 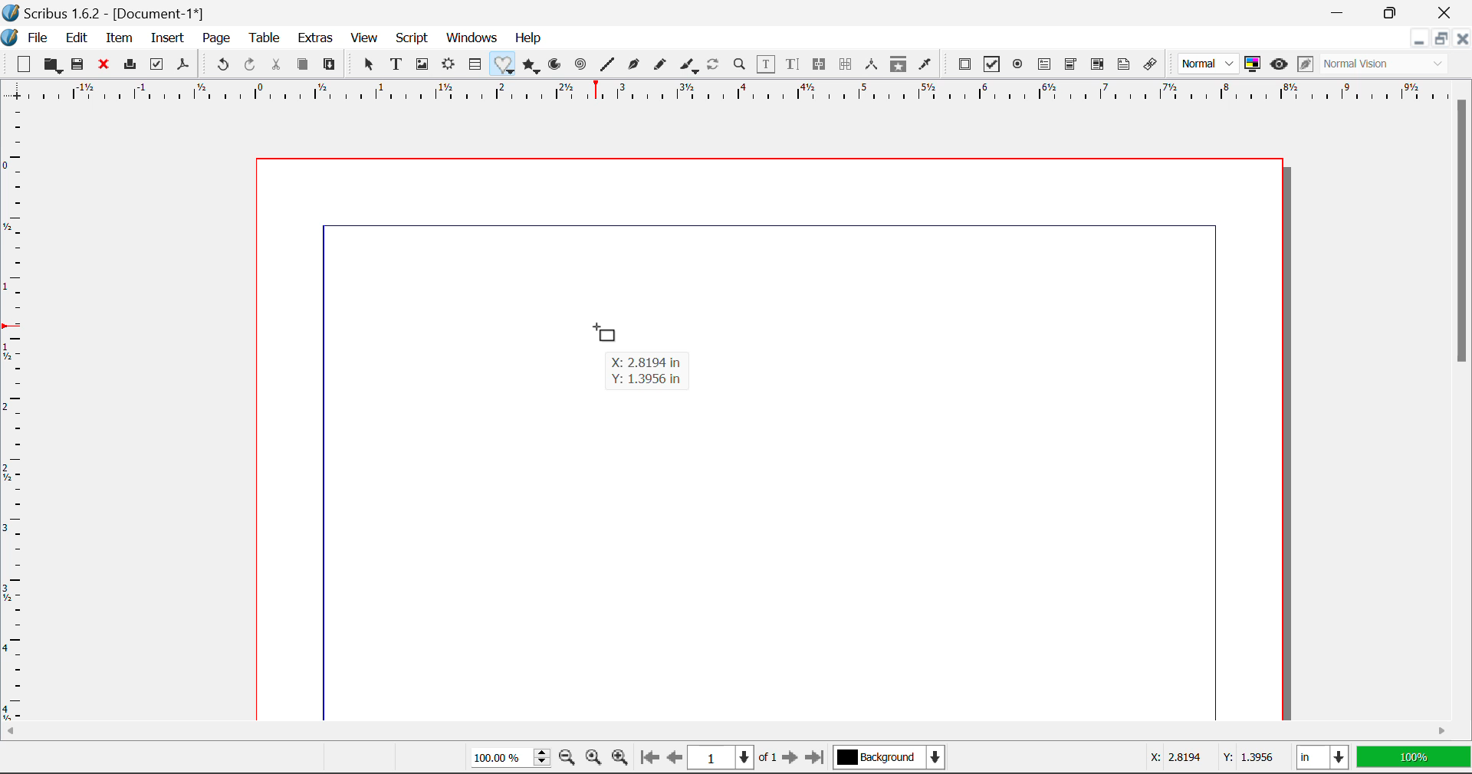 I want to click on Polygons, so click(x=532, y=67).